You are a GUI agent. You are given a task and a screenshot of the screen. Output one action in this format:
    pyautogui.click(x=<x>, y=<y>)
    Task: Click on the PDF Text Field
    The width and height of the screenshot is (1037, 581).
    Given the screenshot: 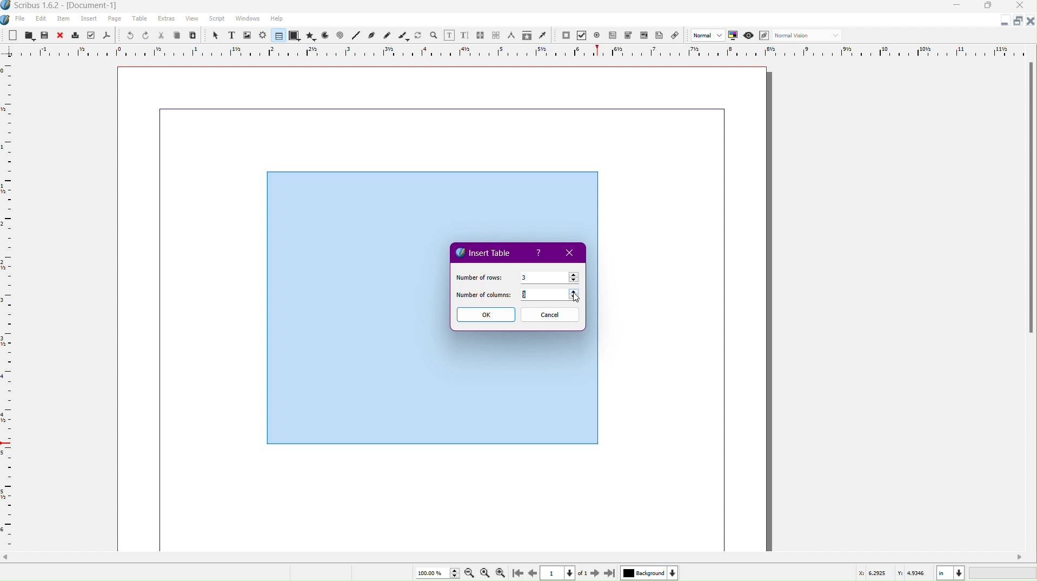 What is the action you would take?
    pyautogui.click(x=615, y=37)
    